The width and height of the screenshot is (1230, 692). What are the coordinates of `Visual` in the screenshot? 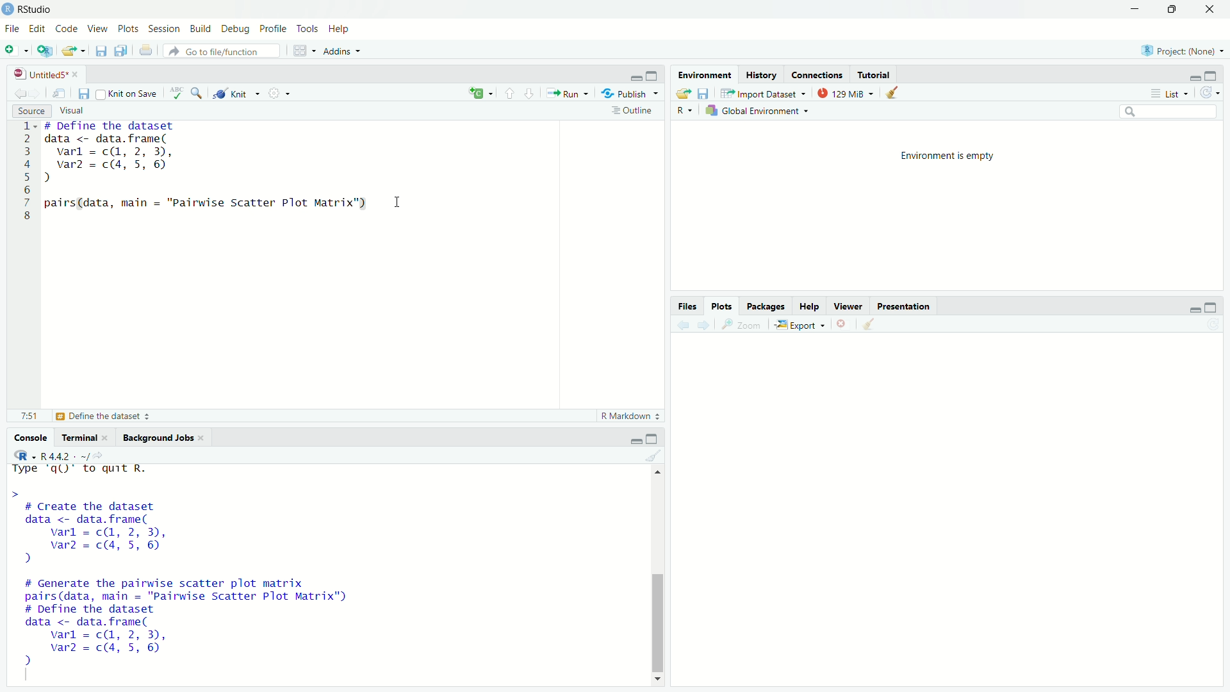 It's located at (76, 111).